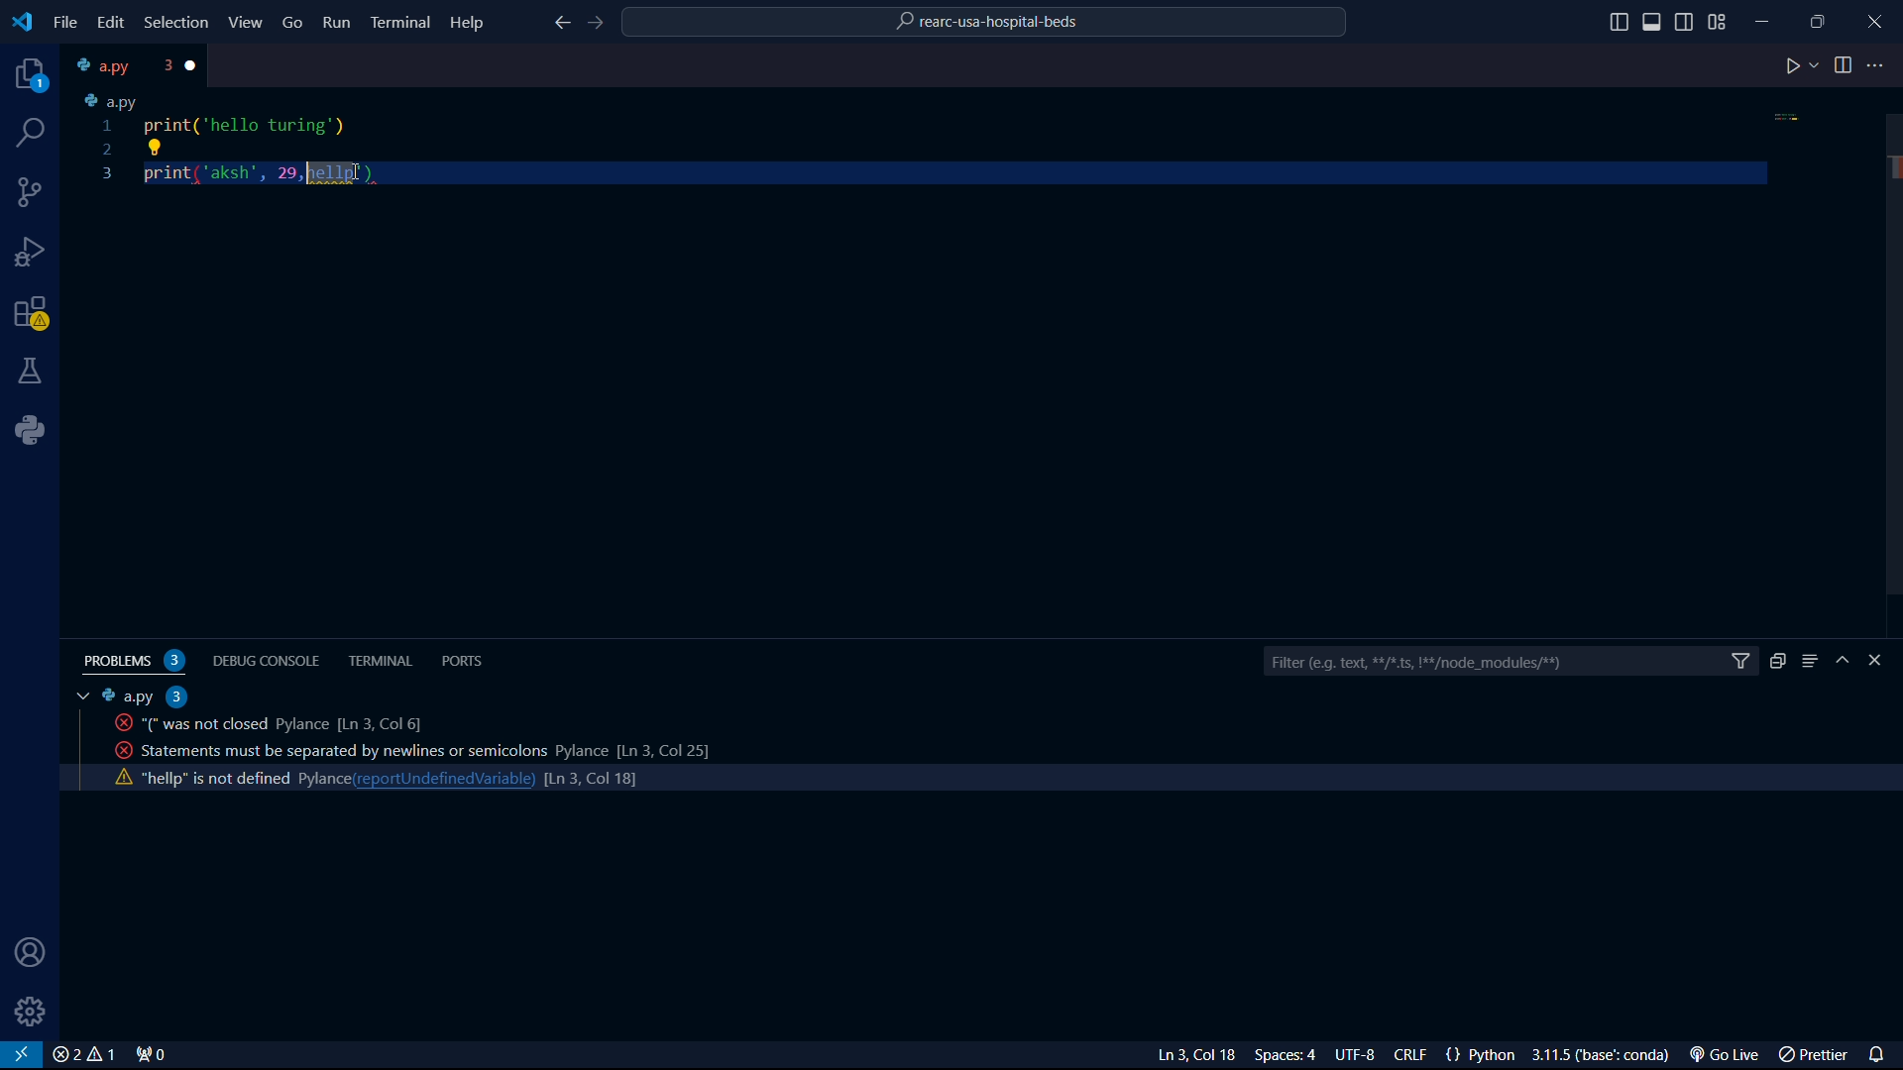 This screenshot has width=1903, height=1070. What do you see at coordinates (400, 21) in the screenshot?
I see `Terminal` at bounding box center [400, 21].